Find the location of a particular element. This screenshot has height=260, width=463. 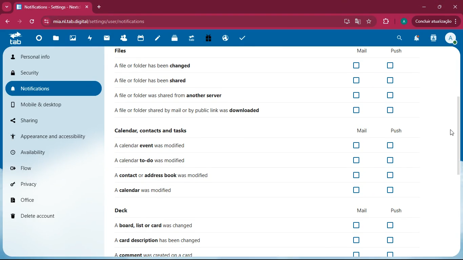

file downloaded is located at coordinates (189, 110).